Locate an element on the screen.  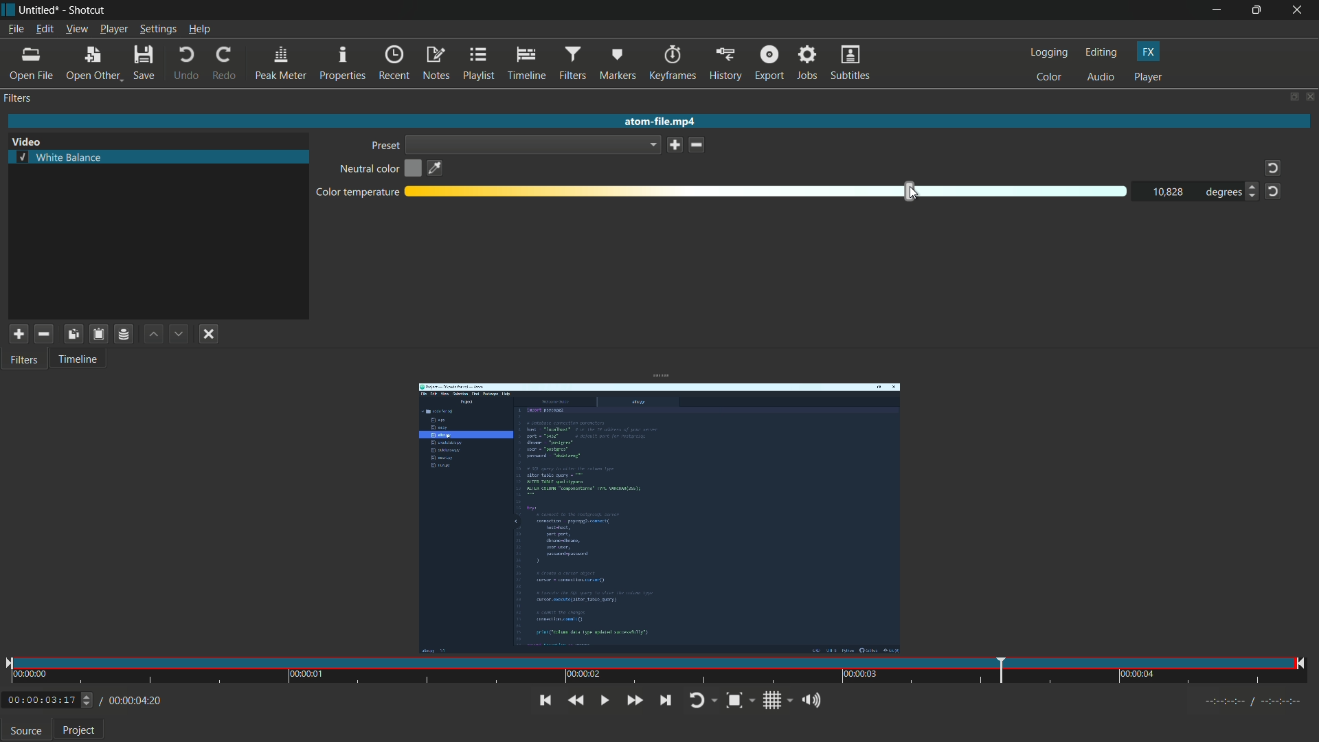
white balance filter selected is located at coordinates (60, 157).